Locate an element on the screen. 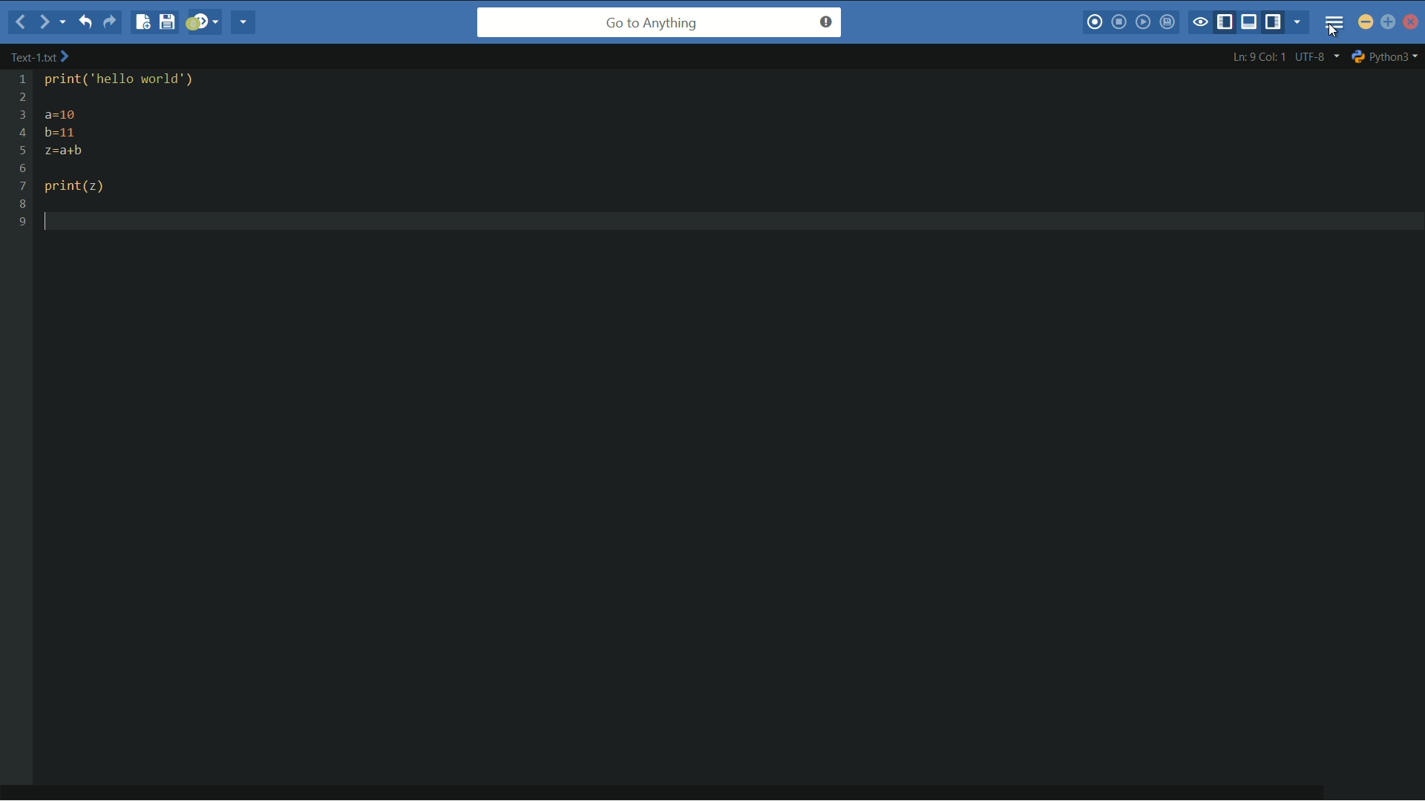  new file is located at coordinates (140, 22).